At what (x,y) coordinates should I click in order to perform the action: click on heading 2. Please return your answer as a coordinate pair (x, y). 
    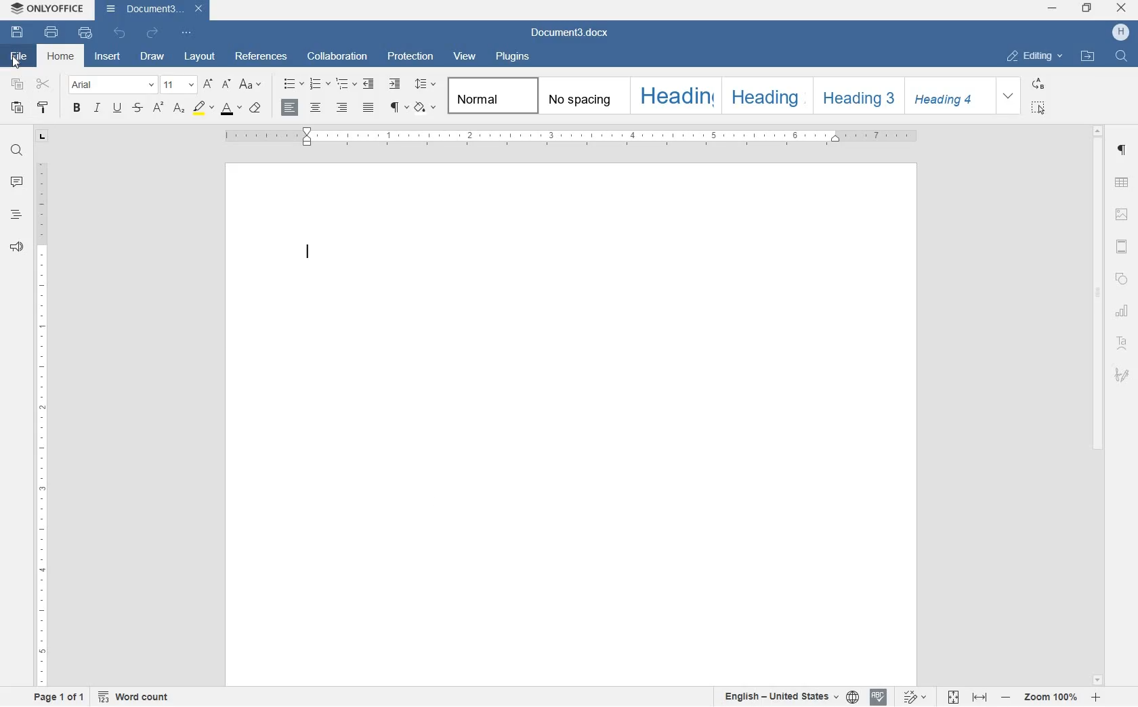
    Looking at the image, I should click on (764, 95).